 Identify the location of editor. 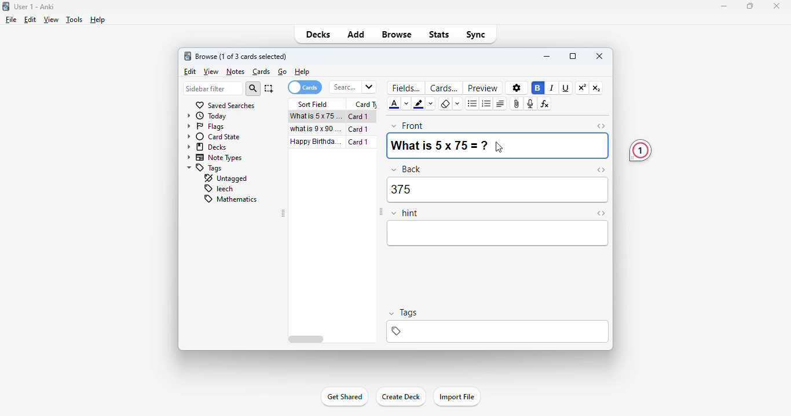
(498, 233).